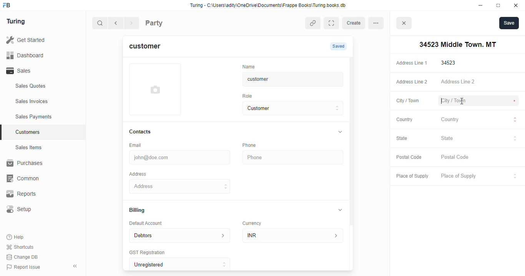 The height and width of the screenshot is (276, 525). Describe the element at coordinates (411, 62) in the screenshot. I see `Address Line 1` at that location.